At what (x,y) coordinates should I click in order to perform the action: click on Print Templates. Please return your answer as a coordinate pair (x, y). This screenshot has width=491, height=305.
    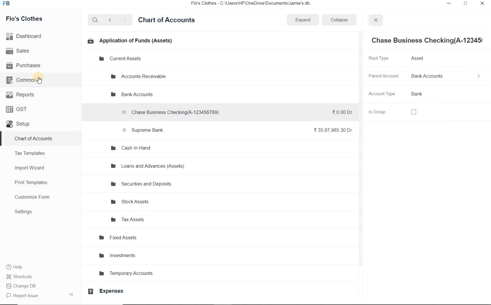
    Looking at the image, I should click on (37, 182).